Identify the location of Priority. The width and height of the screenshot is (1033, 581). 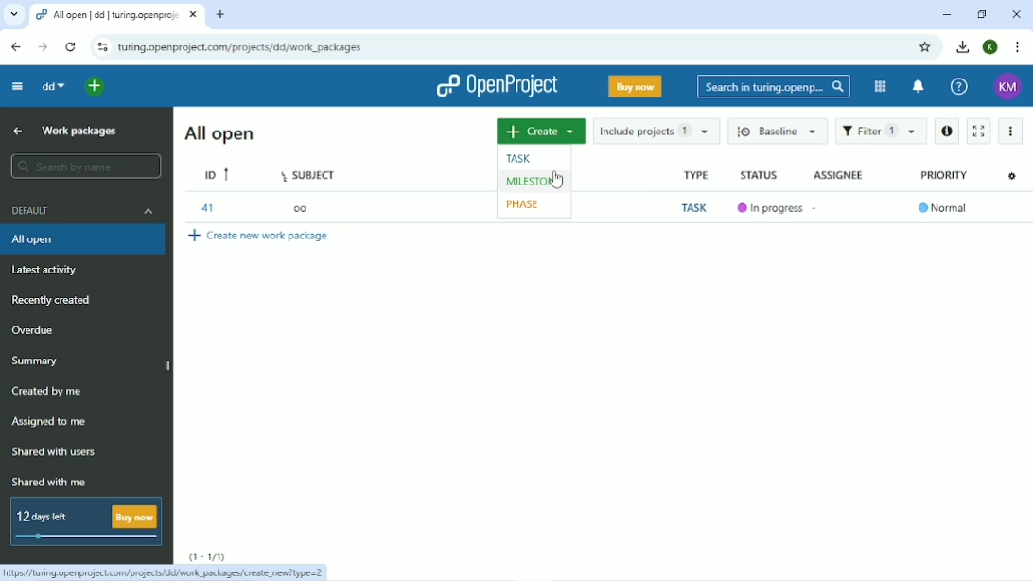
(943, 174).